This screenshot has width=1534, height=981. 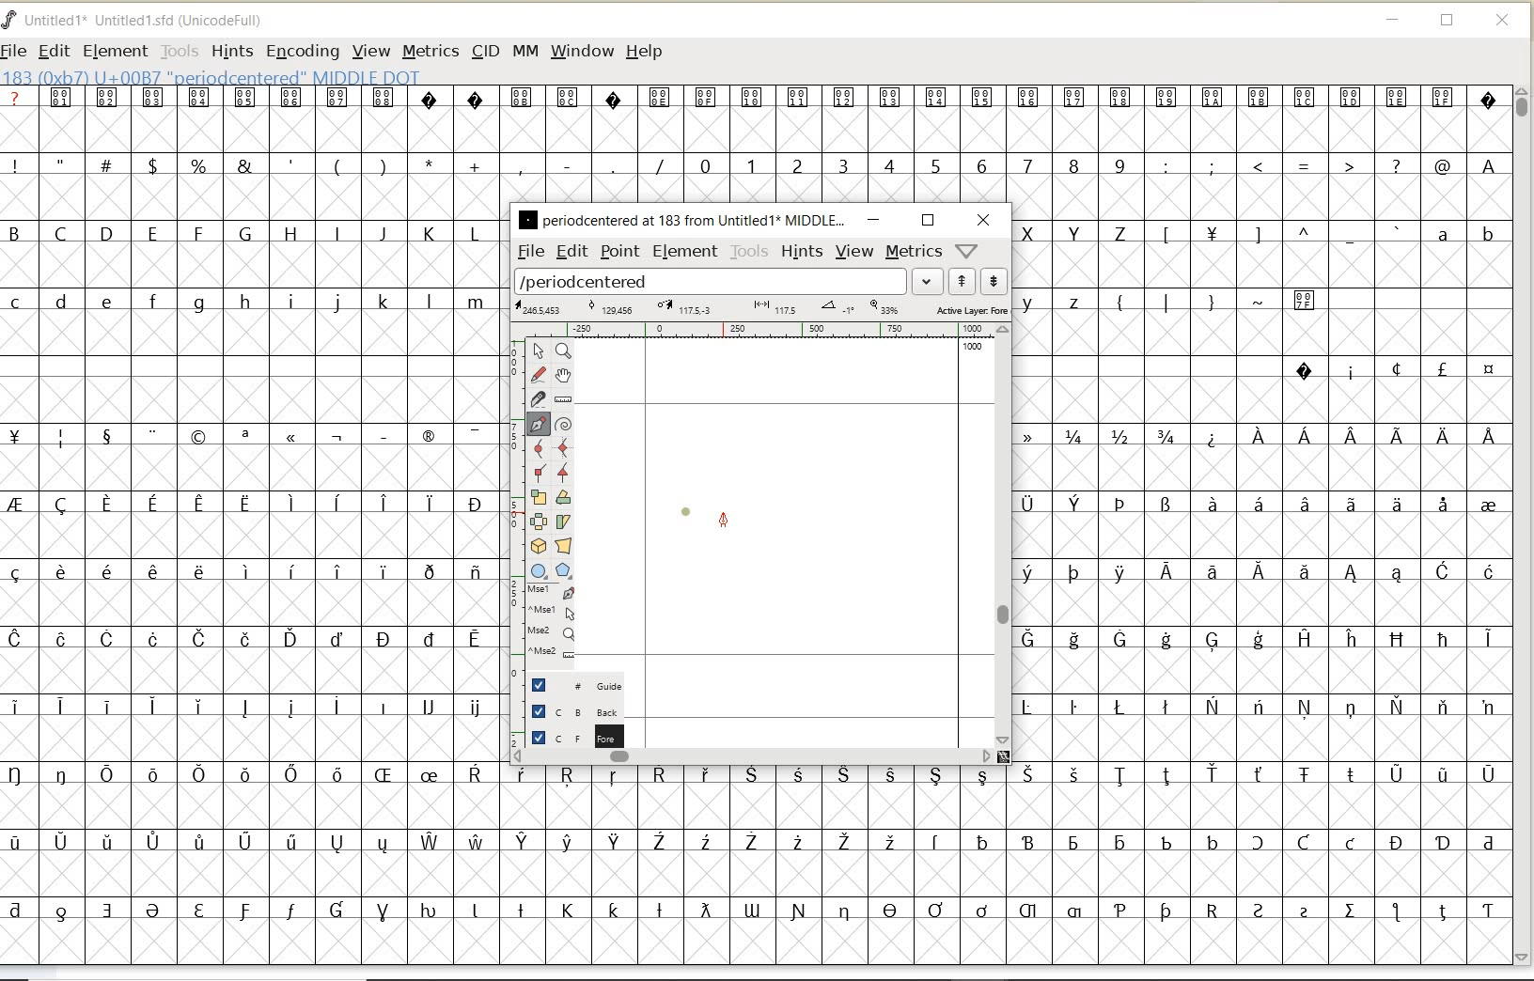 What do you see at coordinates (712, 282) in the screenshot?
I see `load word list` at bounding box center [712, 282].